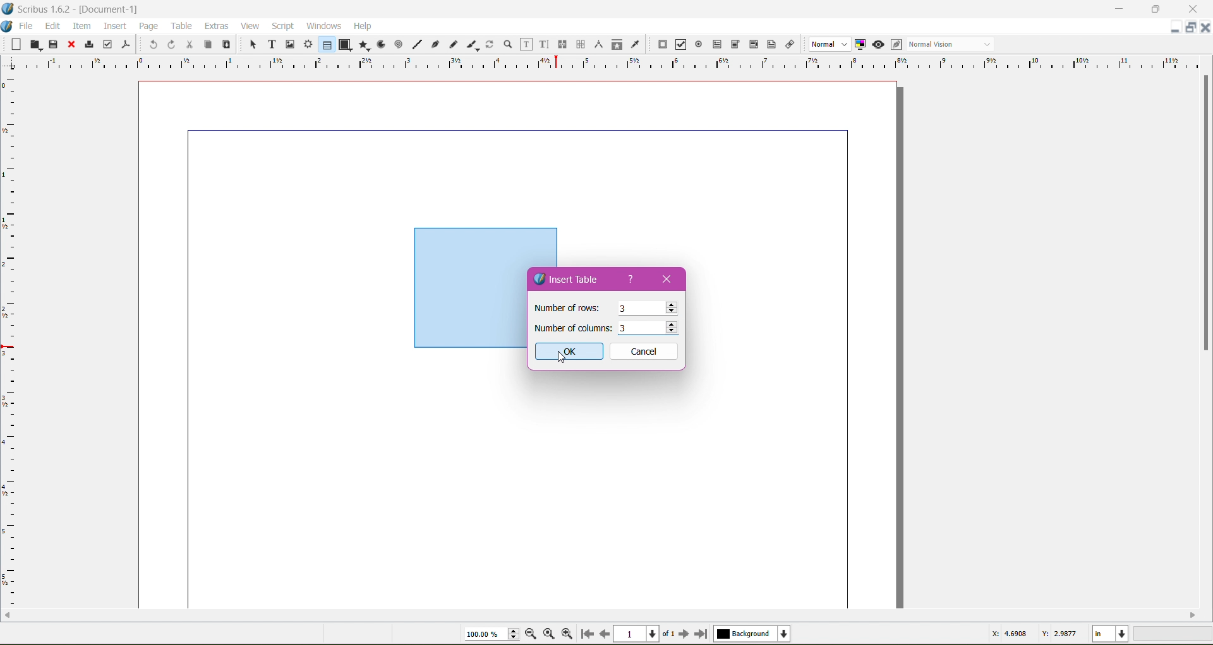  Describe the element at coordinates (704, 635) in the screenshot. I see `Last Page` at that location.